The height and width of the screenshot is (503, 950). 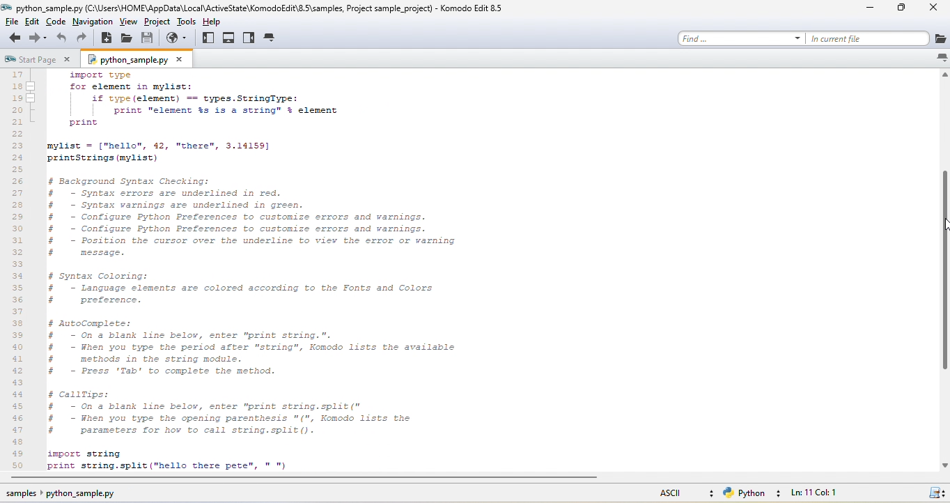 What do you see at coordinates (49, 8) in the screenshot?
I see `opened file name` at bounding box center [49, 8].